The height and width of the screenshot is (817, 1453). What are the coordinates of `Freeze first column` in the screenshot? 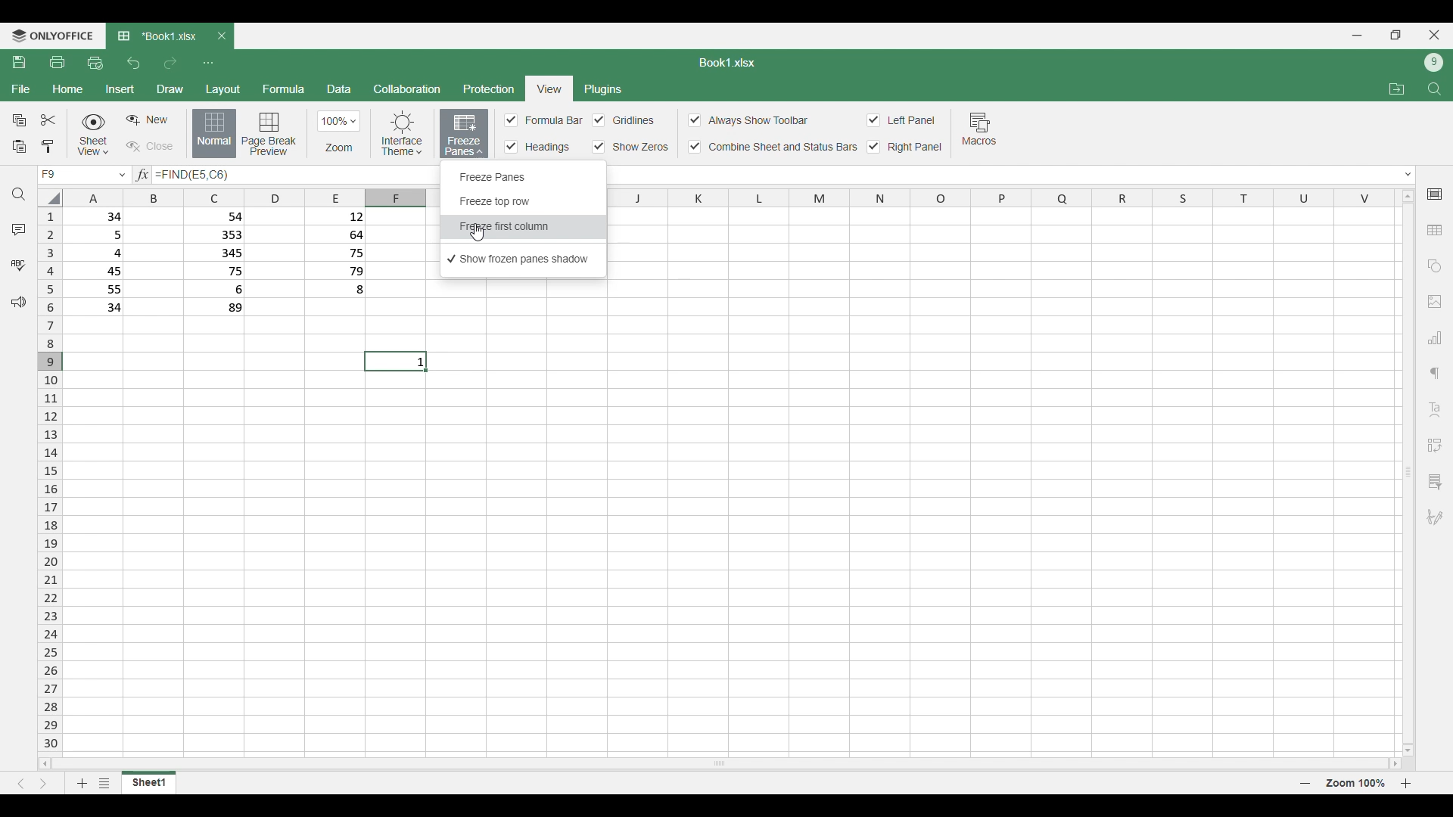 It's located at (523, 227).